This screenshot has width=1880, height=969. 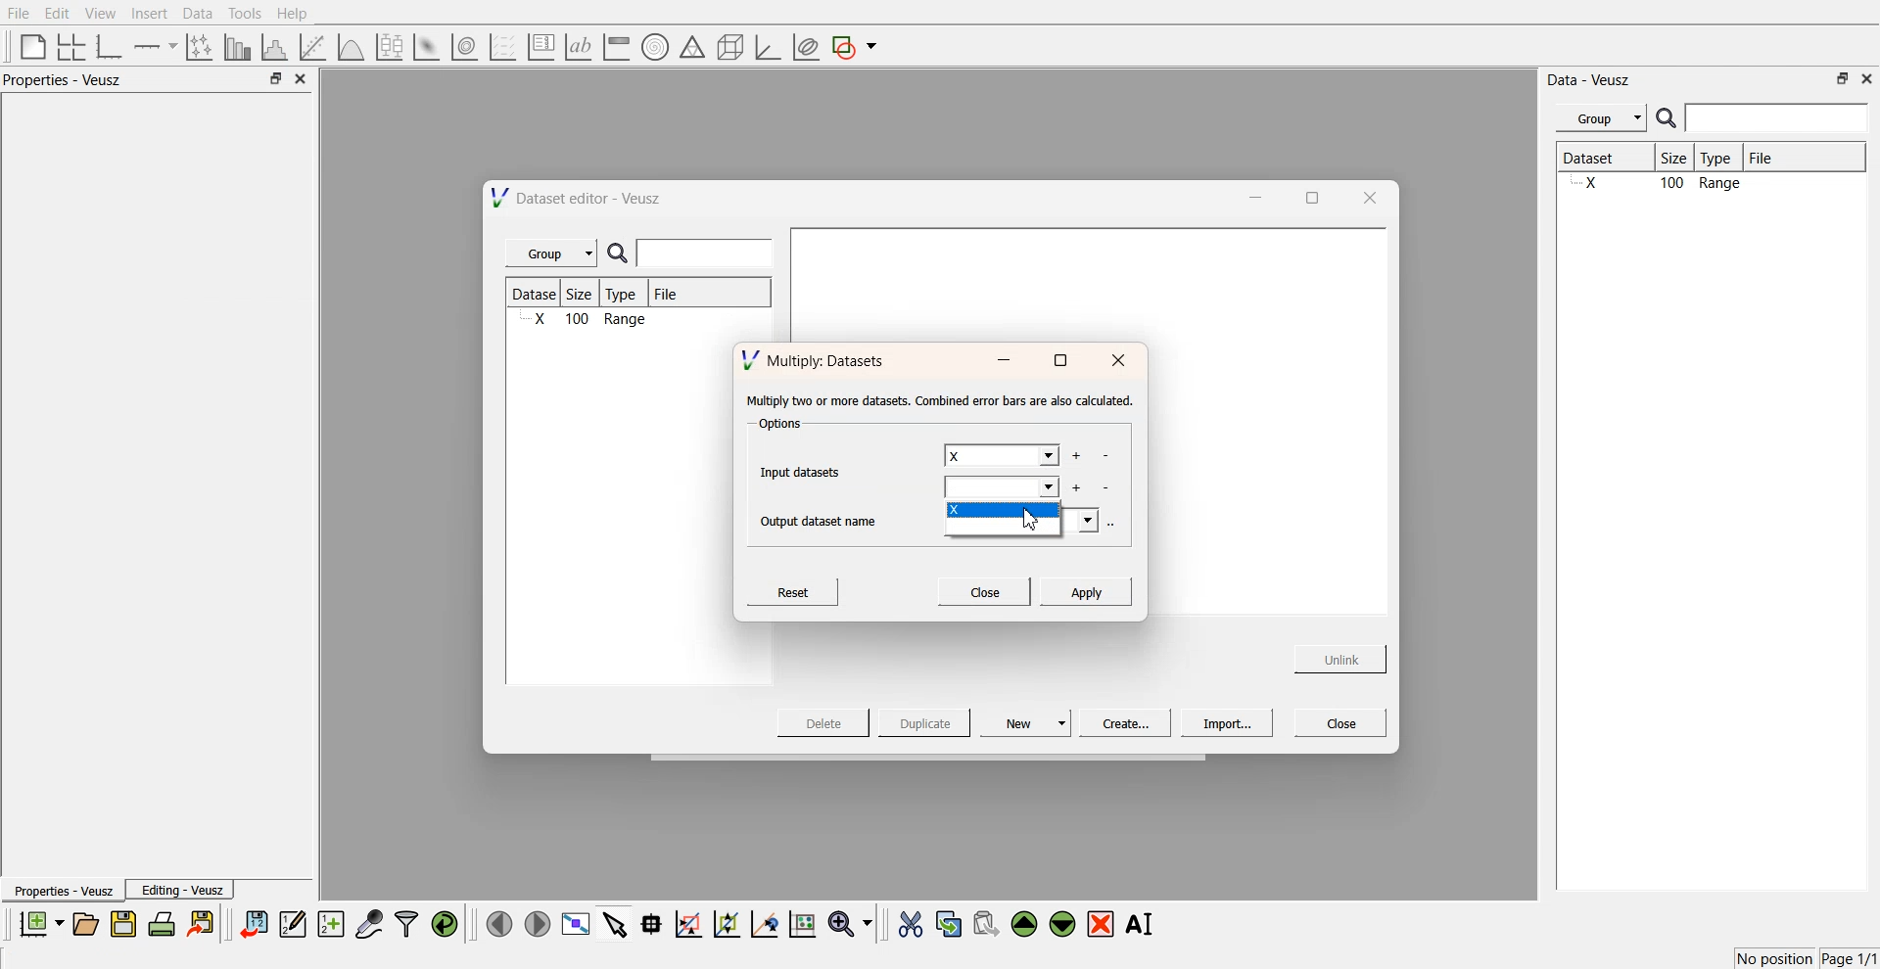 What do you see at coordinates (1778, 158) in the screenshot?
I see `File` at bounding box center [1778, 158].